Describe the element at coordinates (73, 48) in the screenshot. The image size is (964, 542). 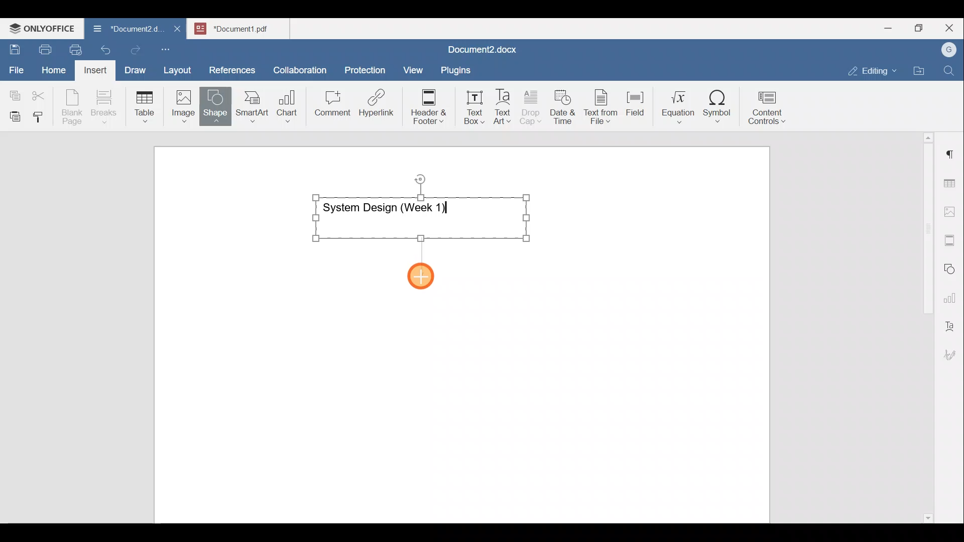
I see `Quick print` at that location.